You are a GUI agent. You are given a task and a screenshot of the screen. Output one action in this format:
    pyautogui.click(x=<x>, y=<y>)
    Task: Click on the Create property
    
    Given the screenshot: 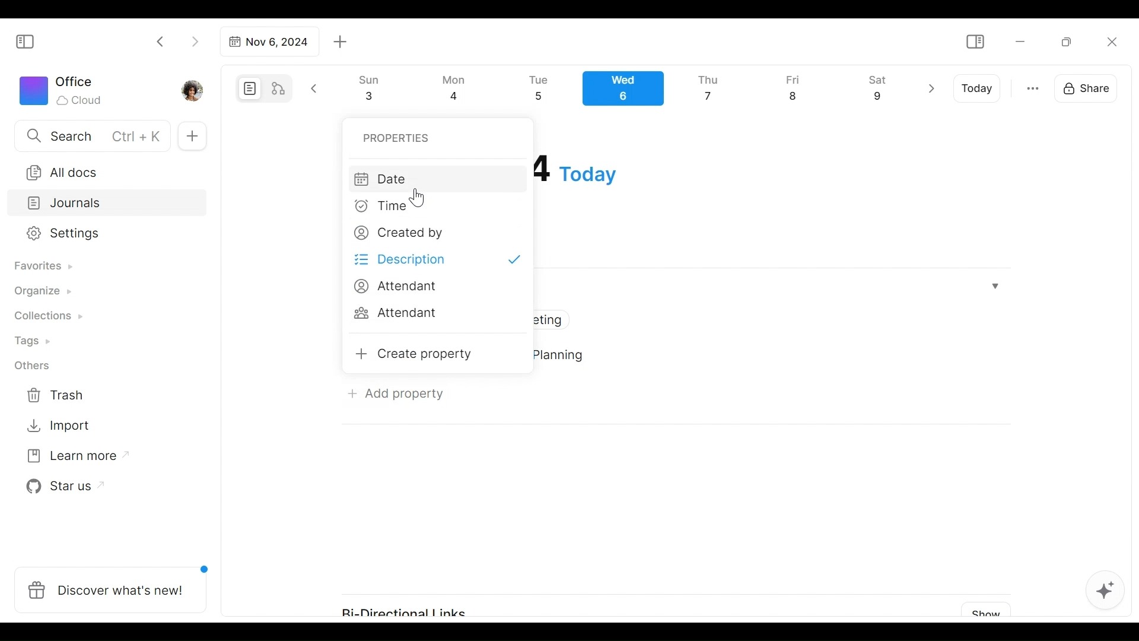 What is the action you would take?
    pyautogui.click(x=416, y=355)
    